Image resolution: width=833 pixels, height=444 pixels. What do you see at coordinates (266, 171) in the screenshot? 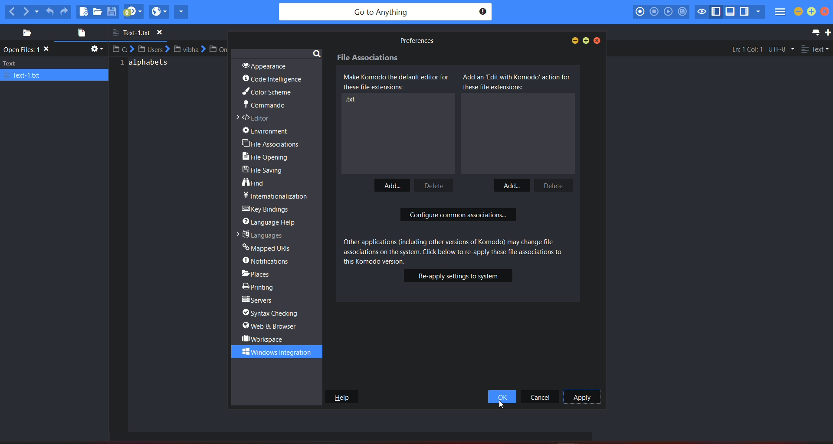
I see `file sharing` at bounding box center [266, 171].